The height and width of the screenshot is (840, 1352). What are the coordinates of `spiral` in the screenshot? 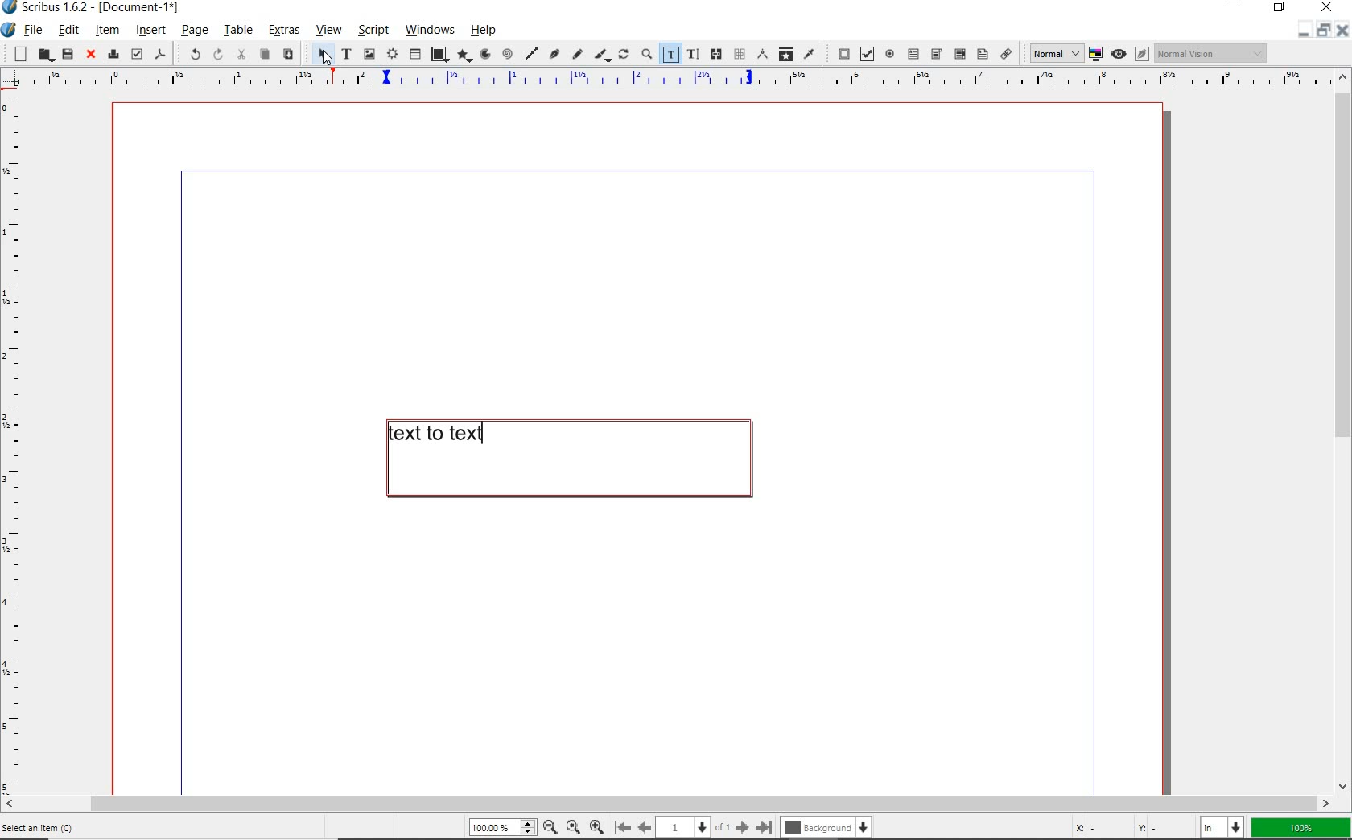 It's located at (507, 55).